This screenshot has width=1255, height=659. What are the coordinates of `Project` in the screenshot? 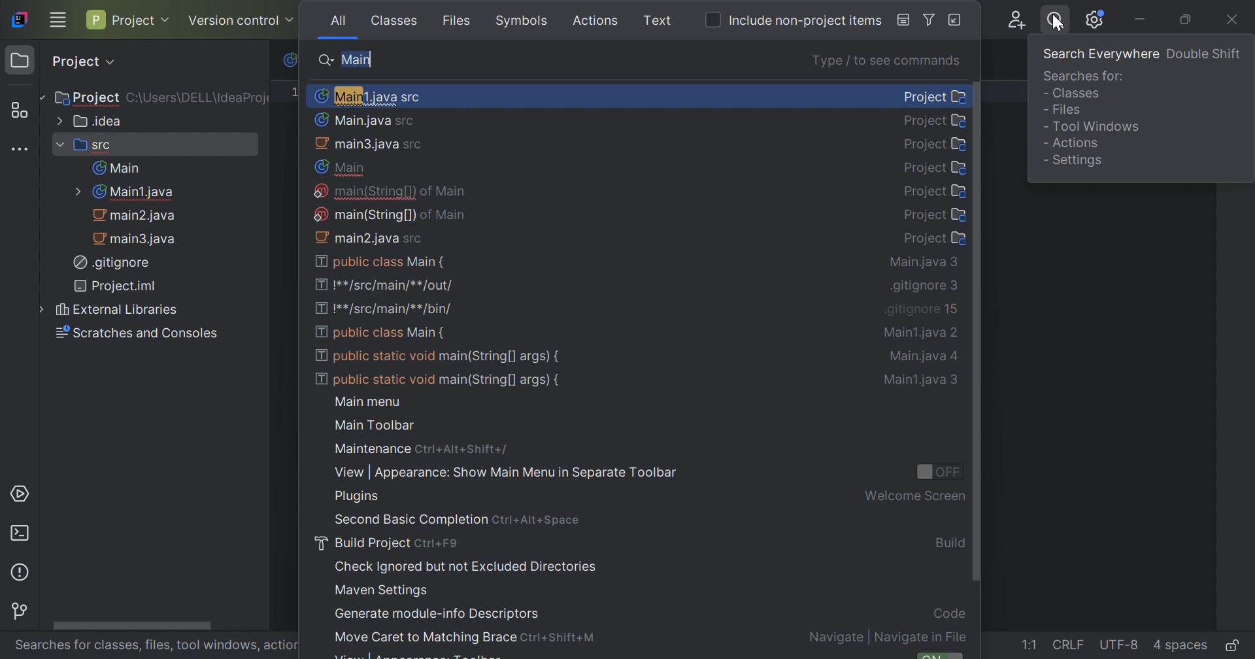 It's located at (933, 121).